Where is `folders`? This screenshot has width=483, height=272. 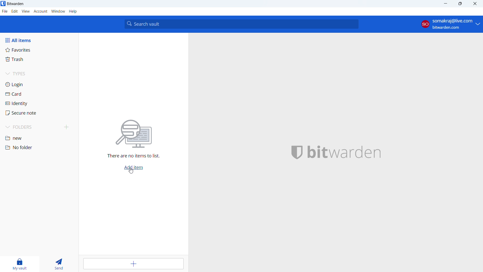
folders is located at coordinates (32, 127).